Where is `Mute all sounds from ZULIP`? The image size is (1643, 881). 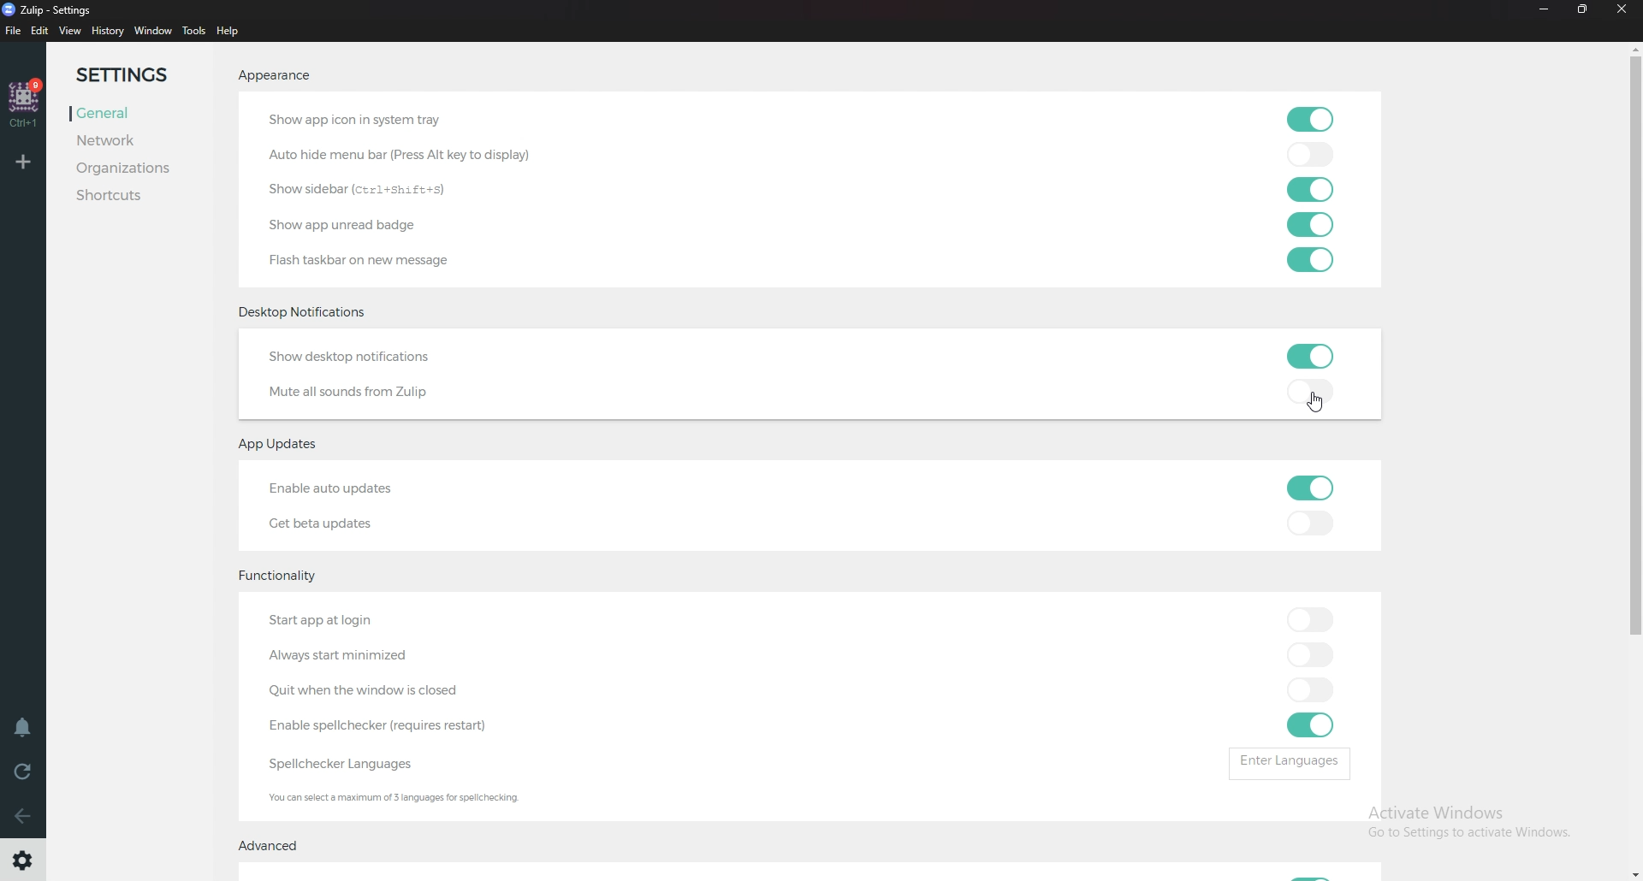 Mute all sounds from ZULIP is located at coordinates (358, 394).